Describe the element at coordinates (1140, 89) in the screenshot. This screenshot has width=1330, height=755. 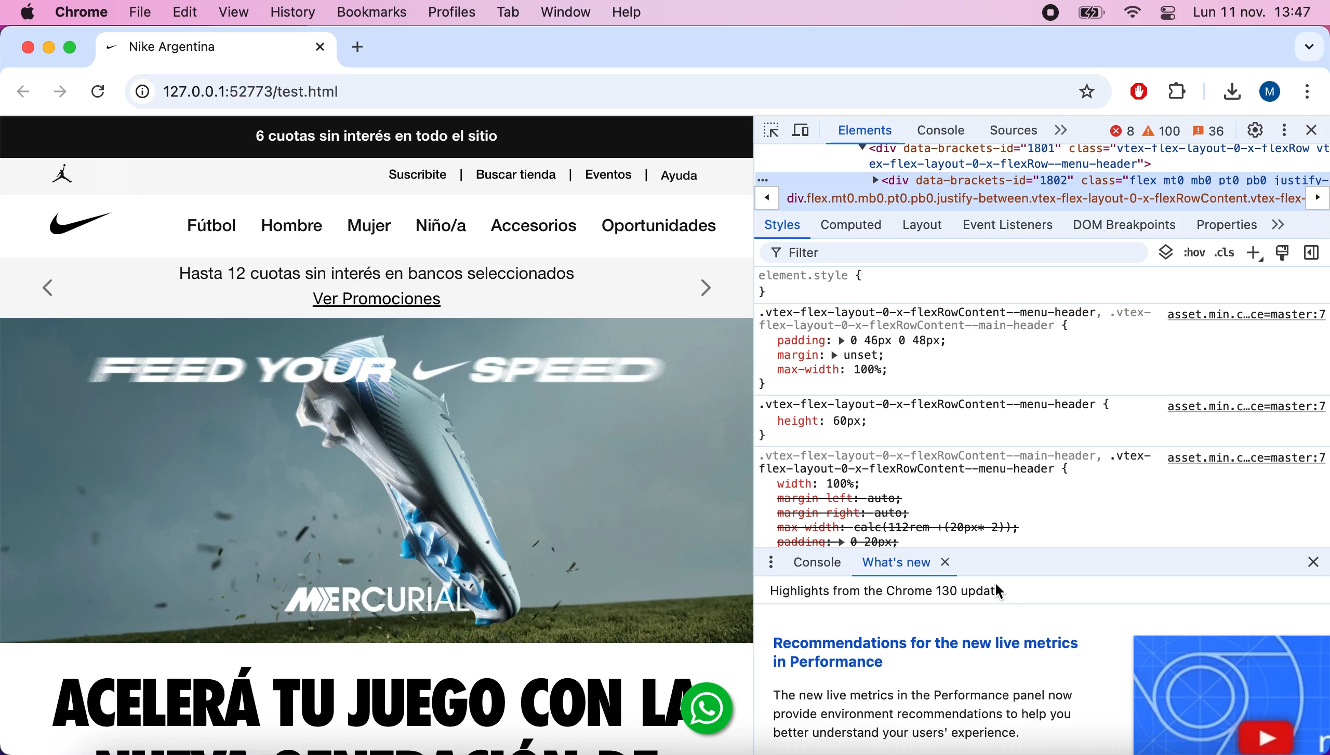
I see `stop ad blocker` at that location.